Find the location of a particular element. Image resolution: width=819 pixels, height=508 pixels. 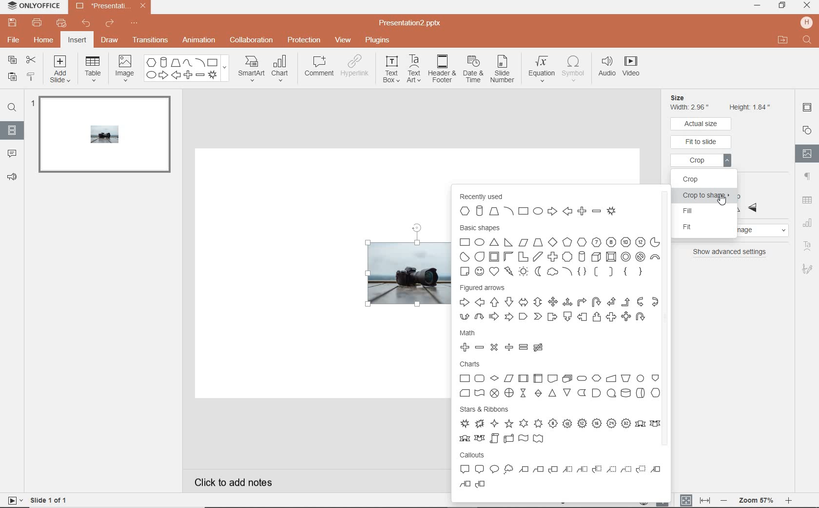

paragraph settings is located at coordinates (807, 177).